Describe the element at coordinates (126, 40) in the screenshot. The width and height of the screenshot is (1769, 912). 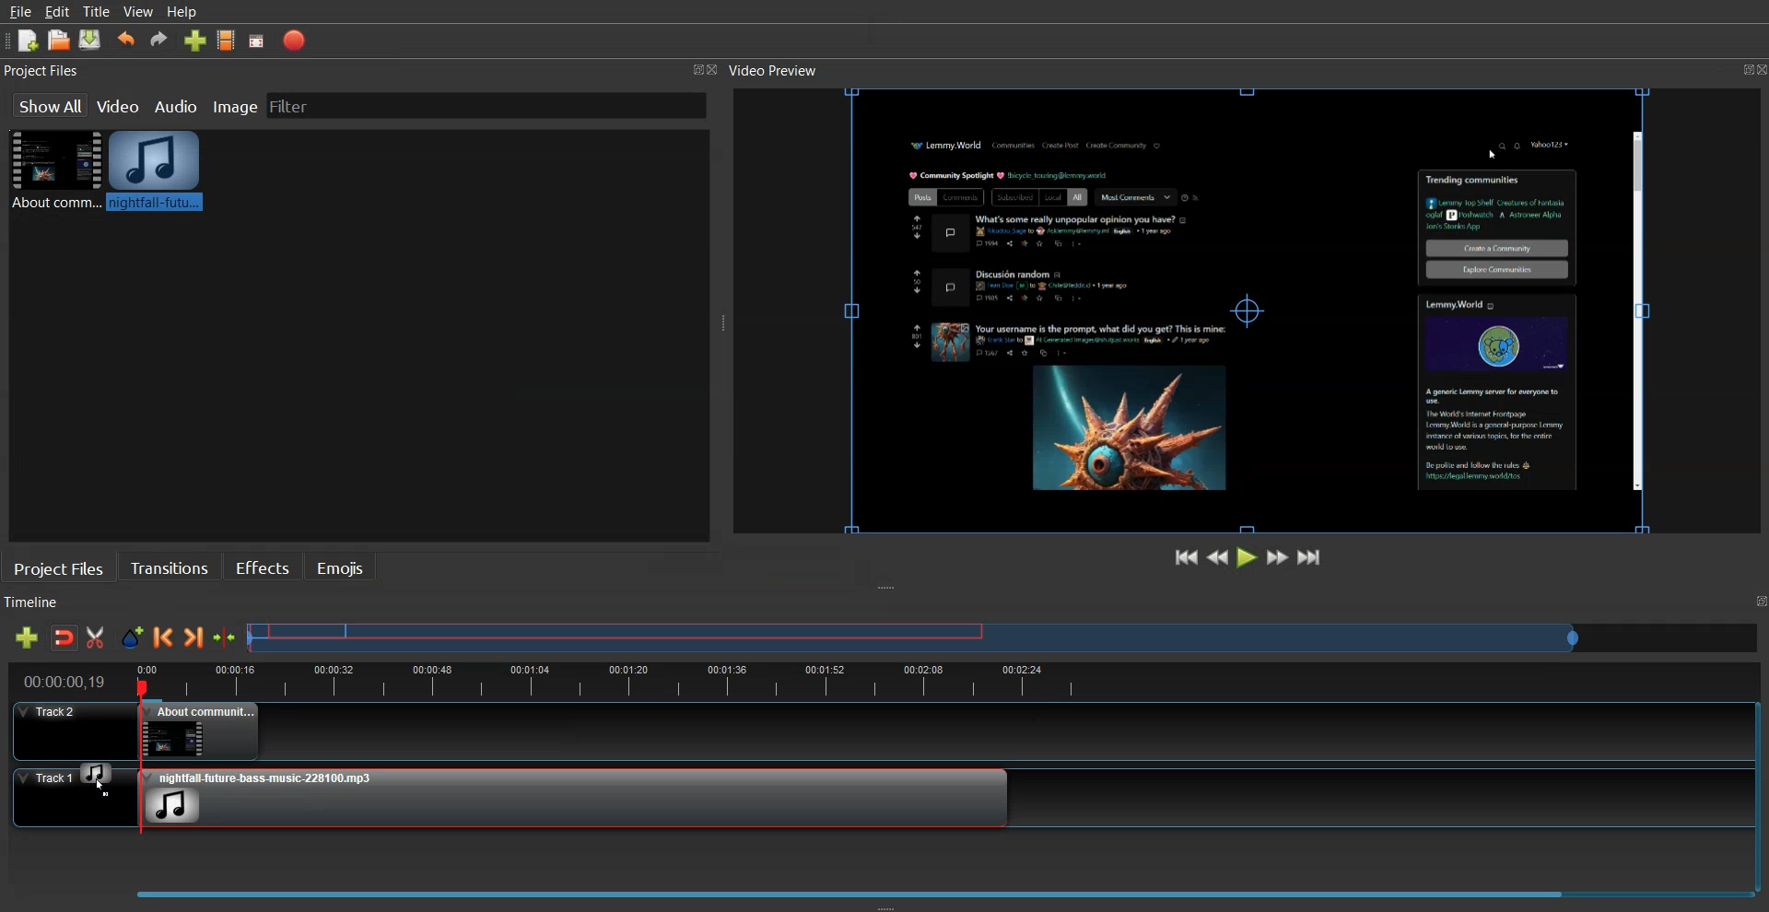
I see `Undo` at that location.